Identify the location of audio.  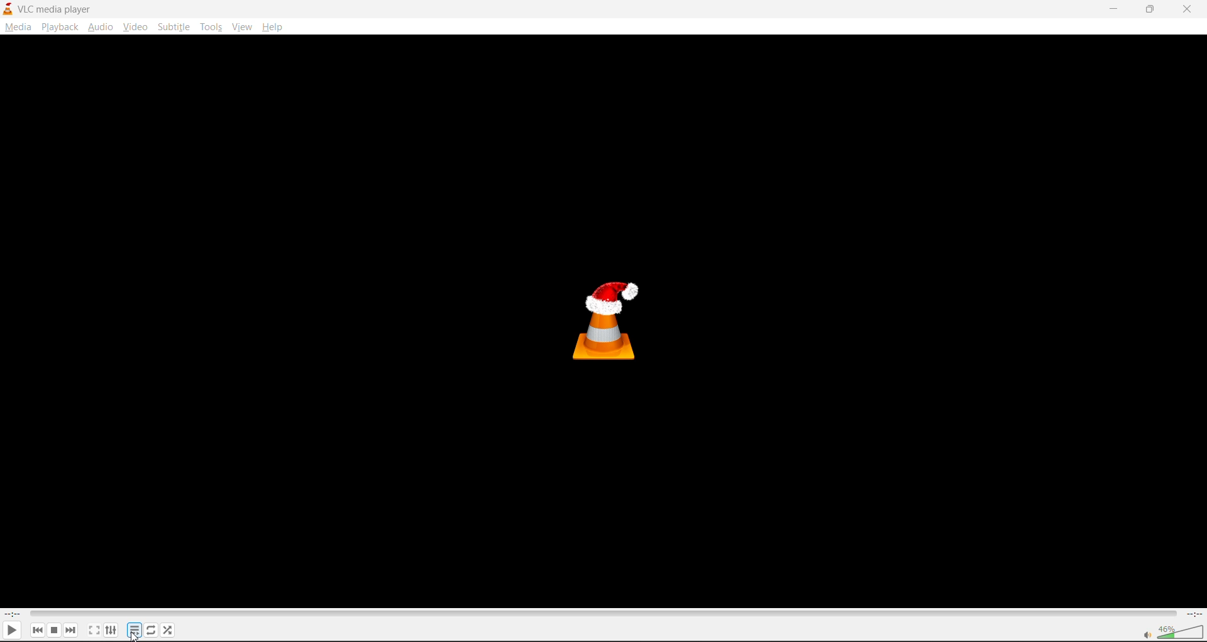
(101, 26).